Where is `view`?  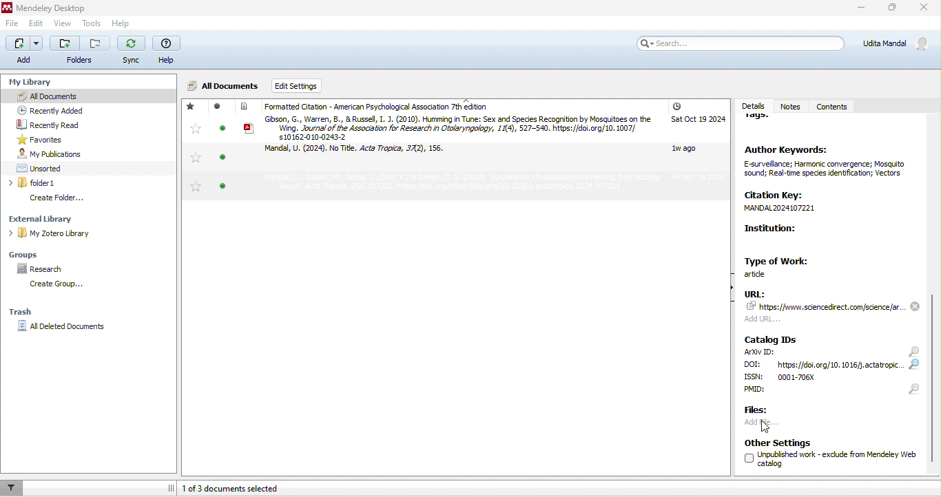
view is located at coordinates (61, 25).